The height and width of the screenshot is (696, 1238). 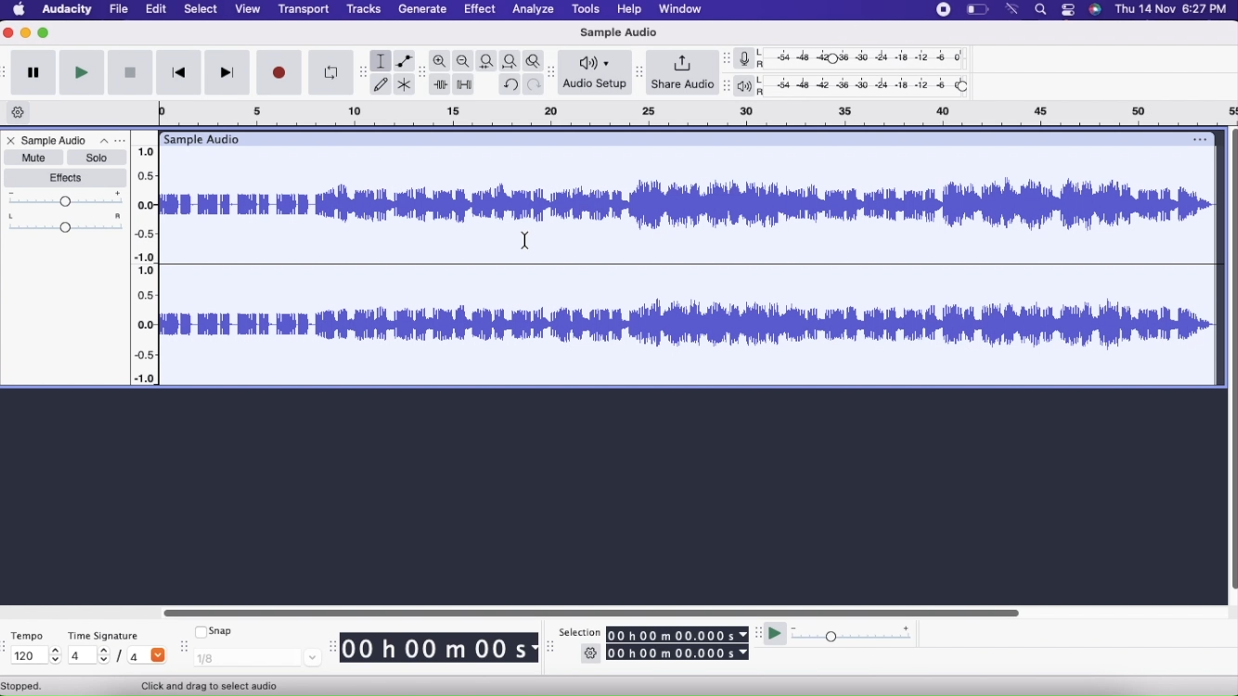 What do you see at coordinates (147, 657) in the screenshot?
I see `4` at bounding box center [147, 657].